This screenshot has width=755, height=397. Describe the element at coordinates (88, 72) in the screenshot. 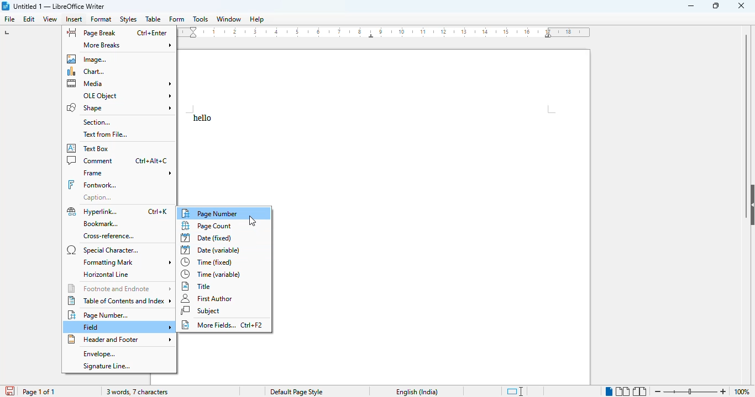

I see `chart` at that location.